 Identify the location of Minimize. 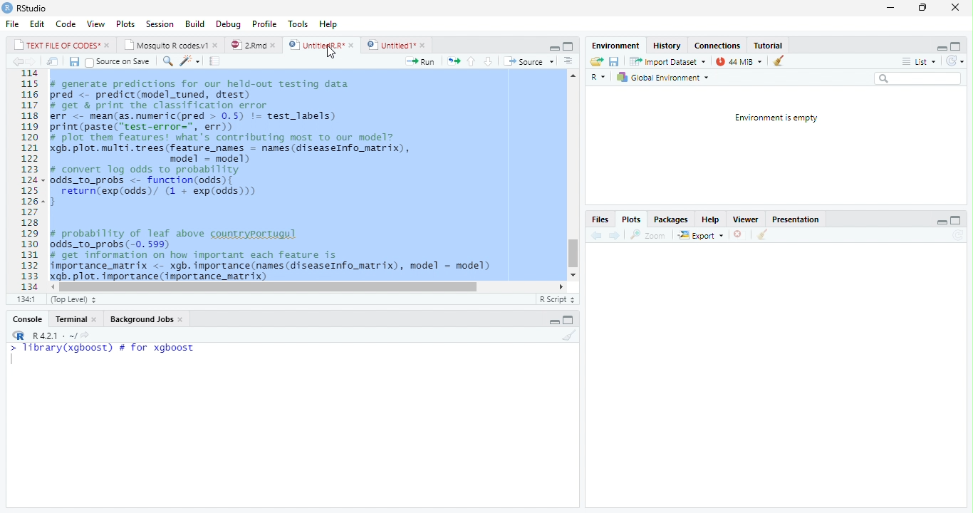
(555, 321).